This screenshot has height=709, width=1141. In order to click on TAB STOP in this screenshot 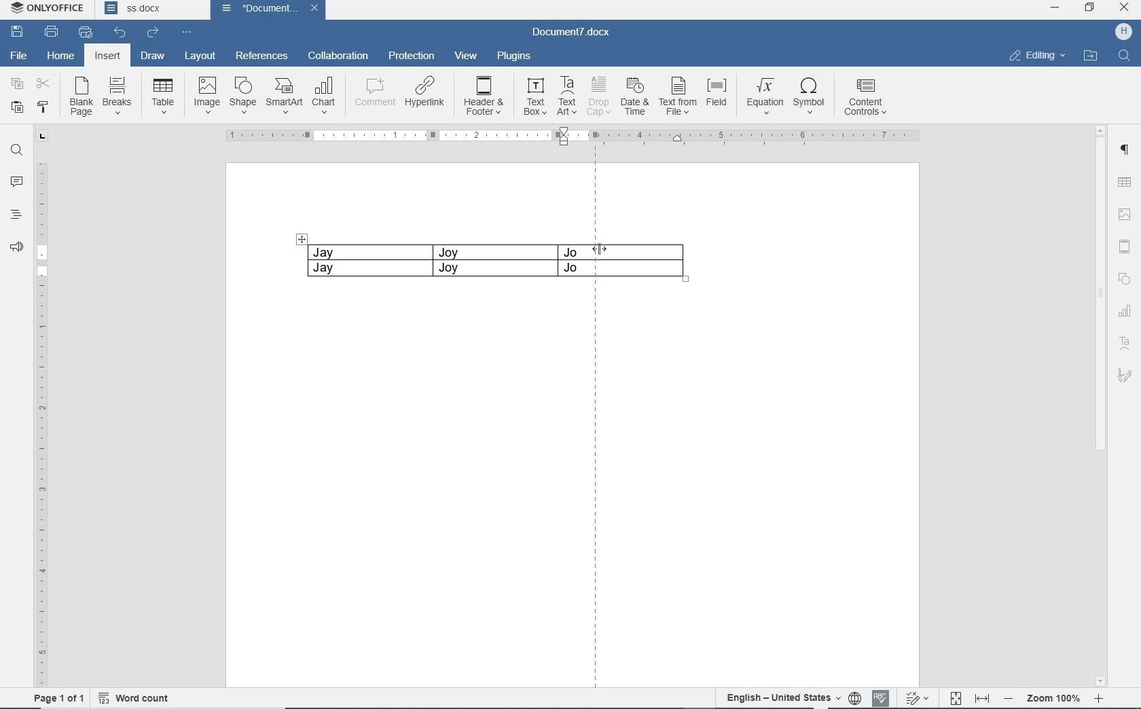, I will do `click(40, 137)`.